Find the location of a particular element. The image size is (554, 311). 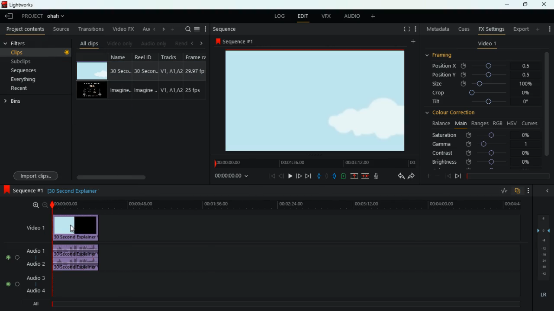

import clips is located at coordinates (37, 175).